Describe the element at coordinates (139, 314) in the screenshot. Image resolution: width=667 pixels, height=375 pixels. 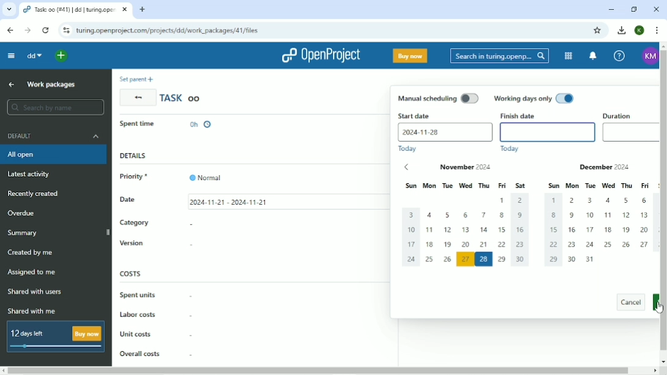
I see `Labor costs` at that location.